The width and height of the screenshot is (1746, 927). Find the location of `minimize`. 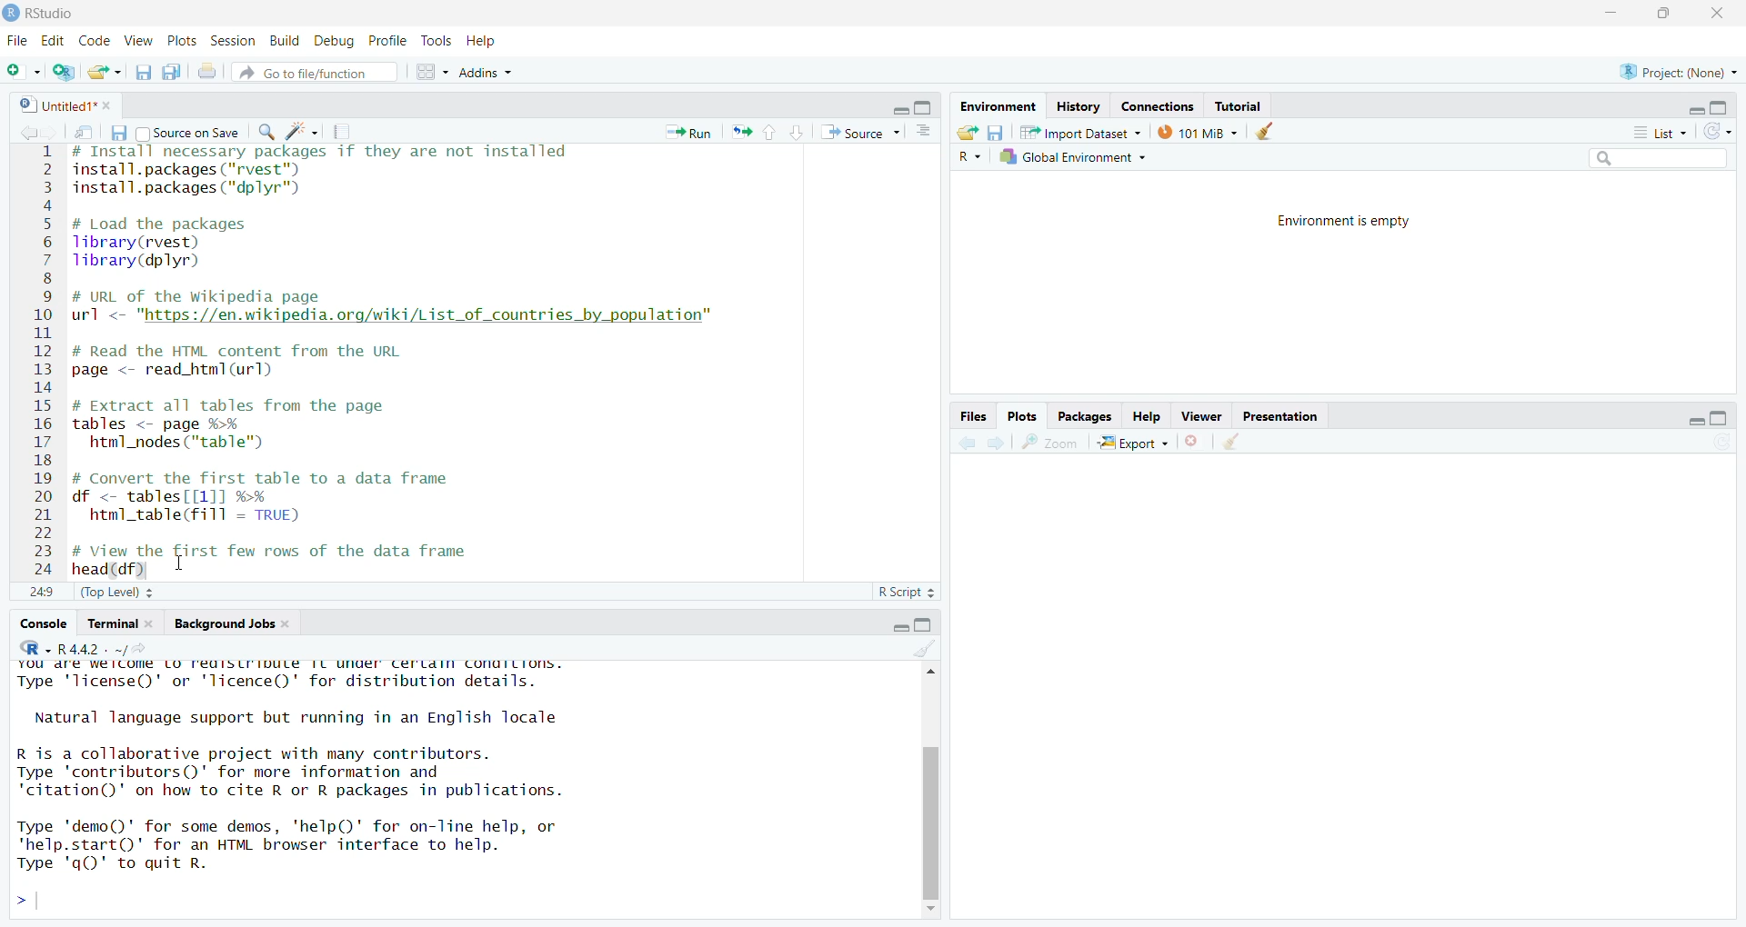

minimize is located at coordinates (898, 110).